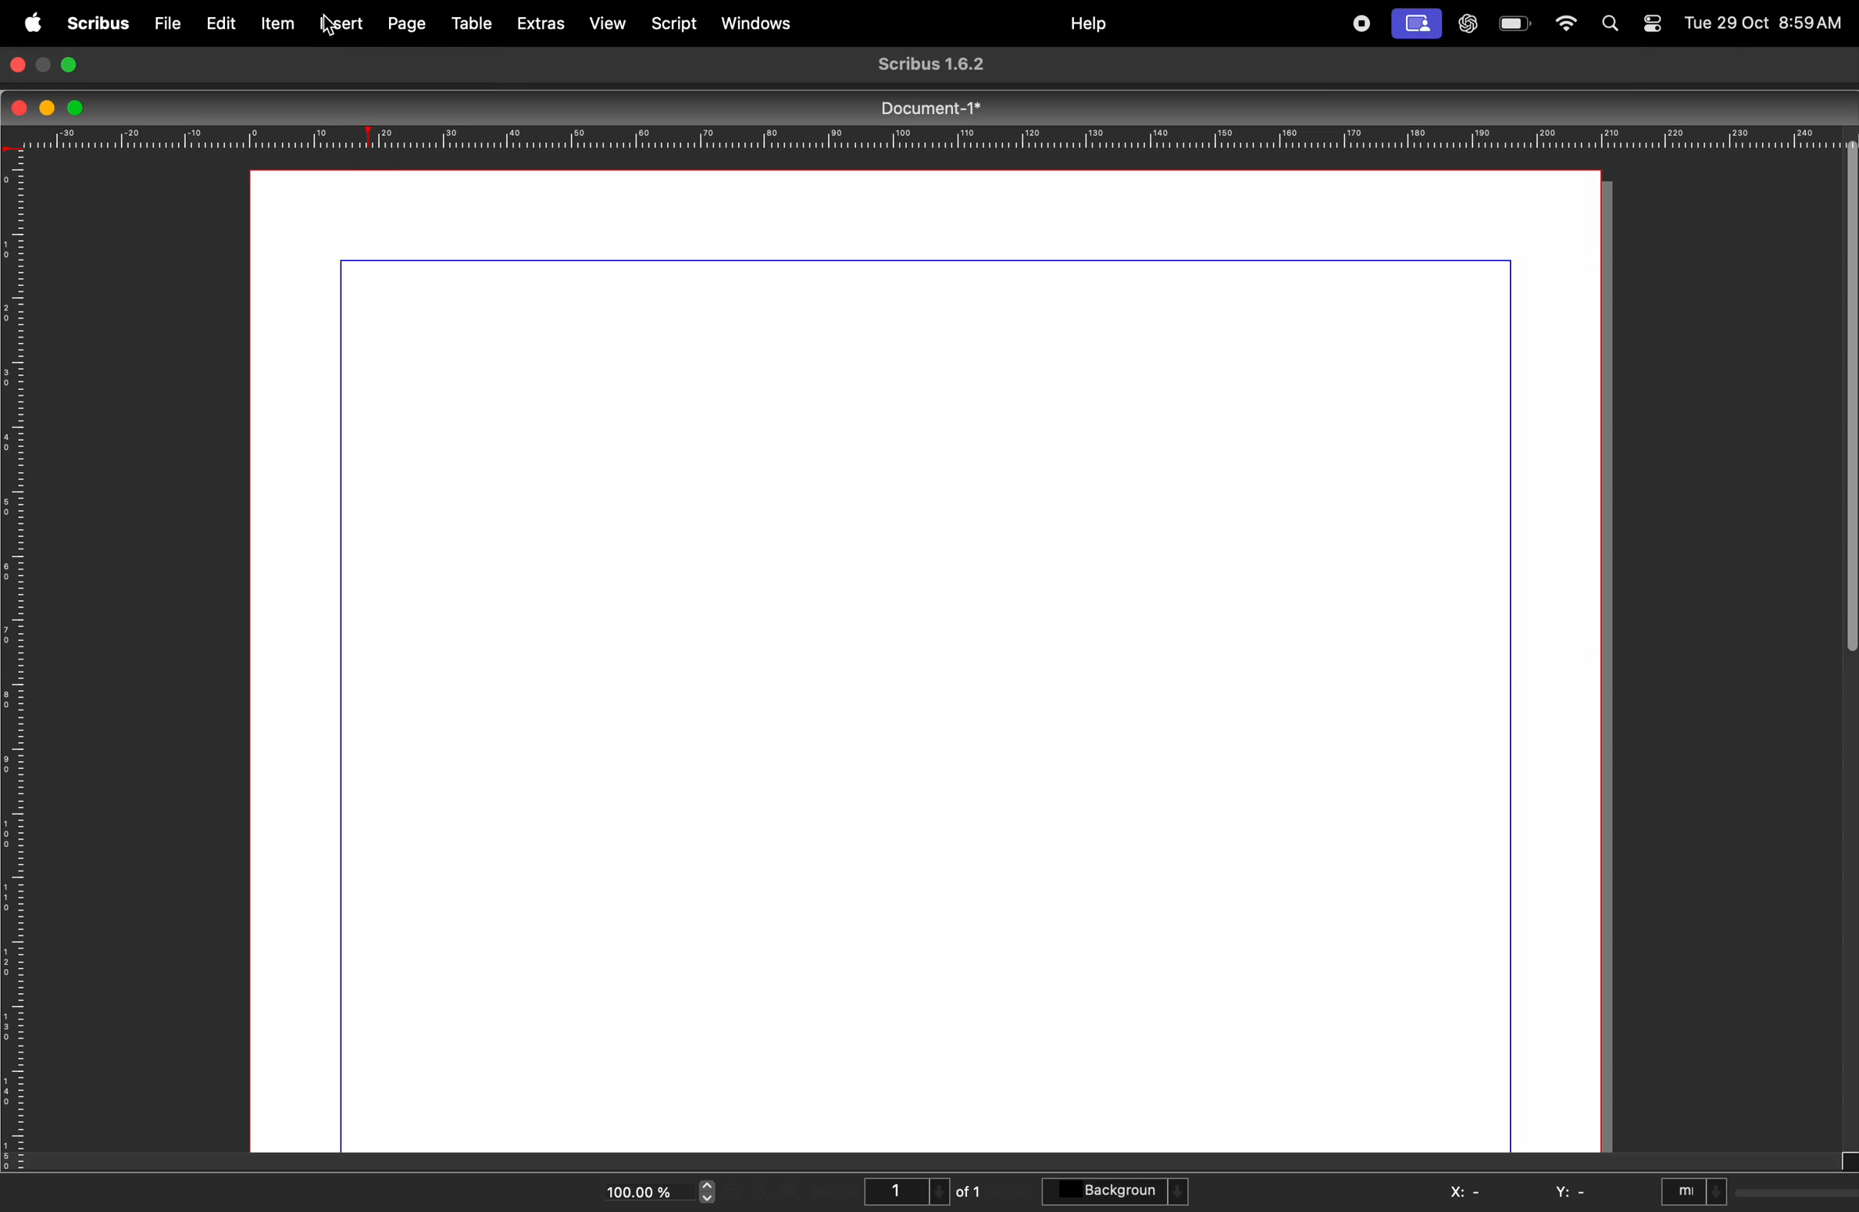 This screenshot has height=1212, width=1859. Describe the element at coordinates (542, 23) in the screenshot. I see `extras` at that location.